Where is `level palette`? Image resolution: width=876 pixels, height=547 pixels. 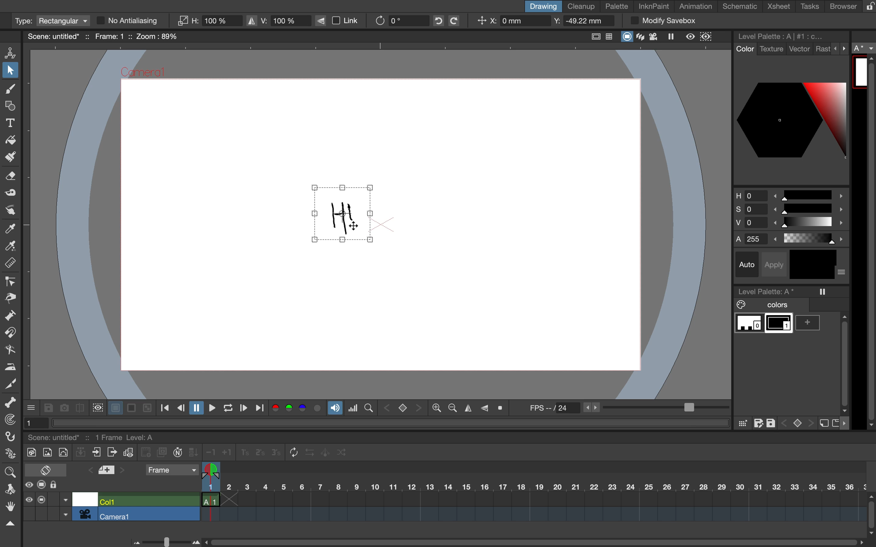 level palette is located at coordinates (783, 36).